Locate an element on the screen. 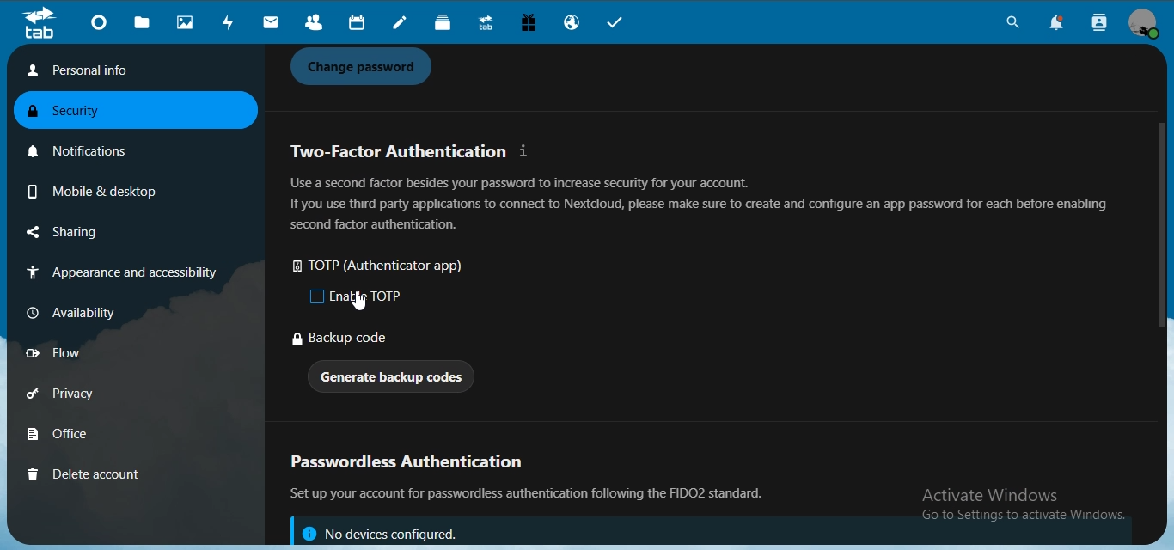 This screenshot has width=1174, height=550. passwordless authentication is located at coordinates (415, 464).